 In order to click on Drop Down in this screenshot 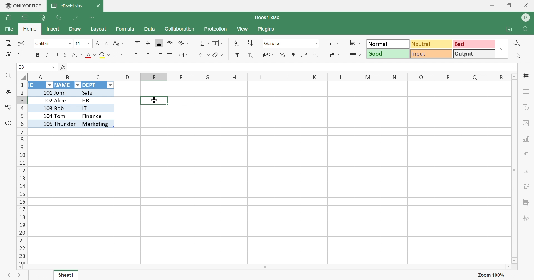, I will do `click(48, 85)`.